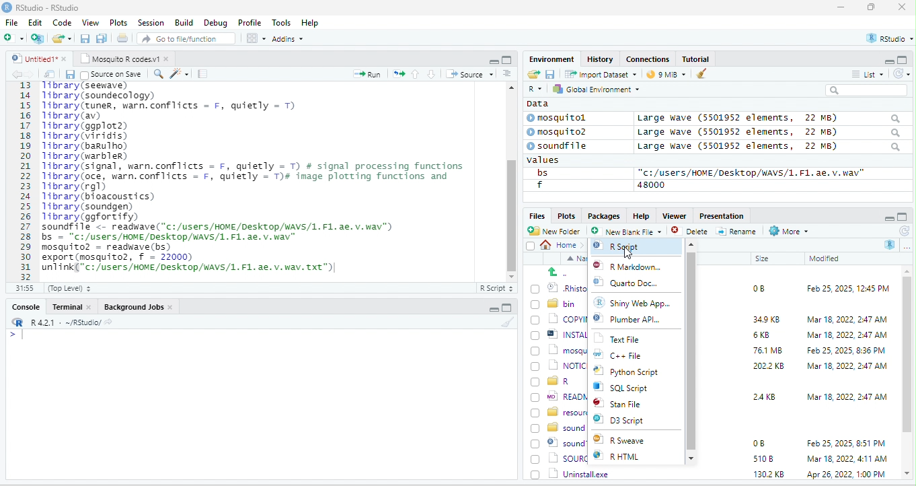 Image resolution: width=916 pixels, height=486 pixels. What do you see at coordinates (593, 89) in the screenshot?
I see `hy Global Environment ~` at bounding box center [593, 89].